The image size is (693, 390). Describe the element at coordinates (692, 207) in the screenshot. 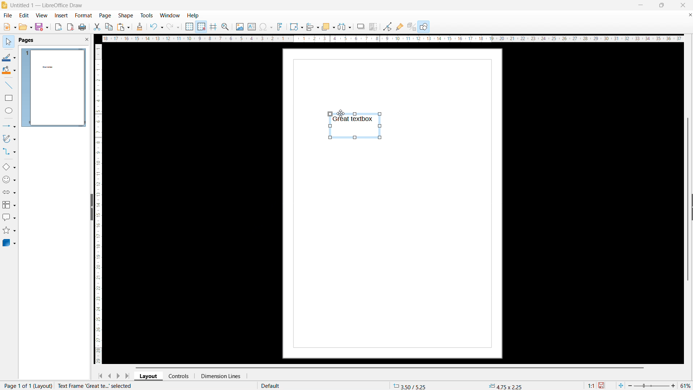

I see `Expand pane ` at that location.